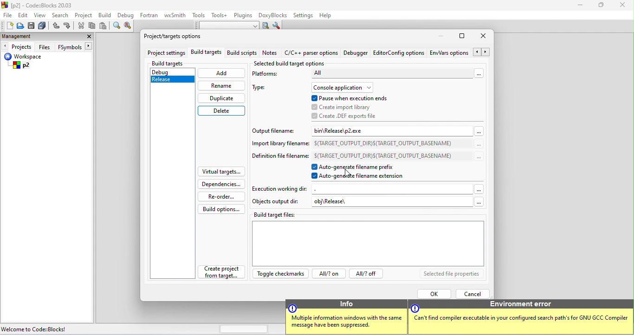  I want to click on build options, so click(222, 209).